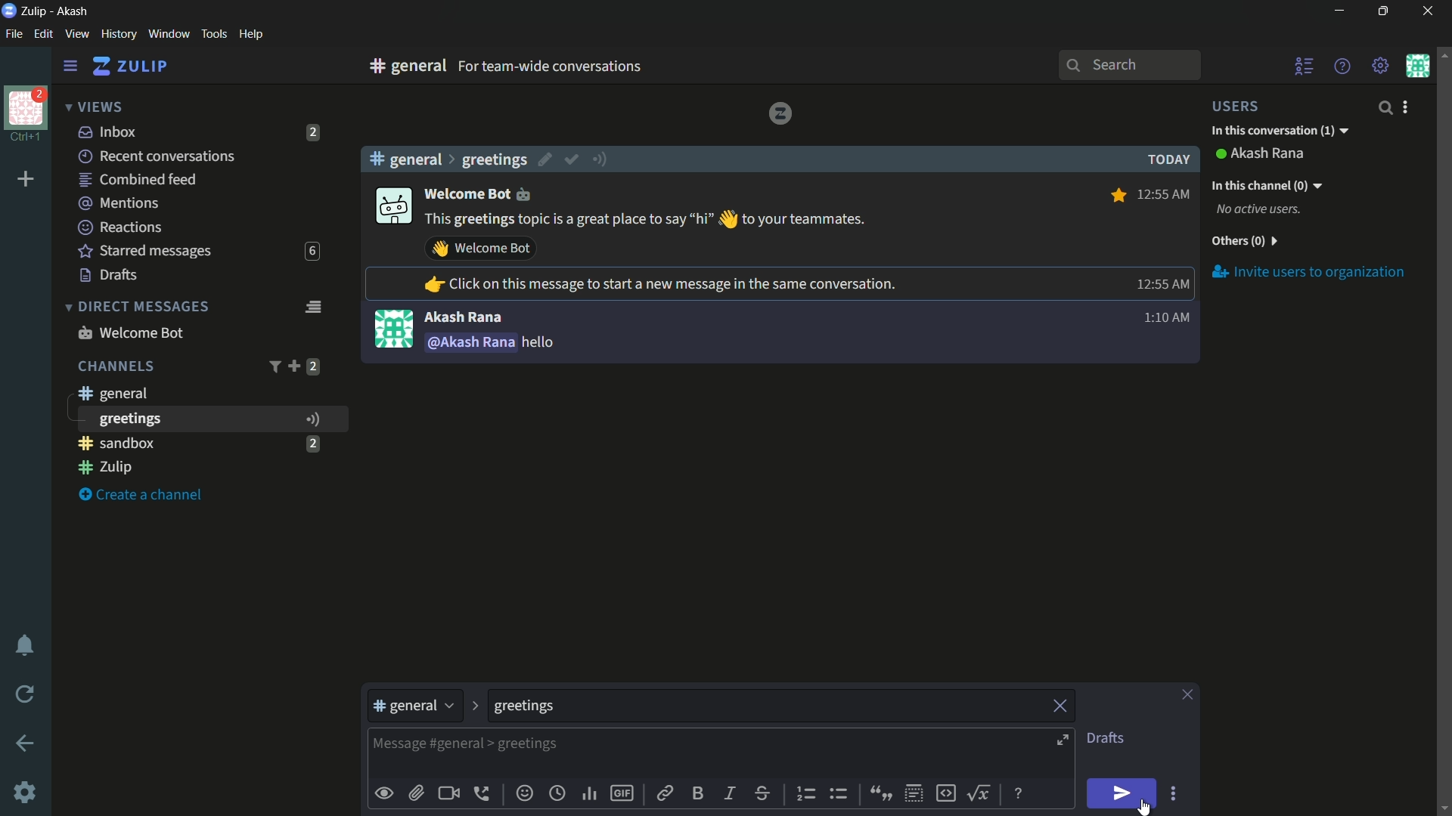  What do you see at coordinates (1164, 321) in the screenshot?
I see `1:10 AM` at bounding box center [1164, 321].